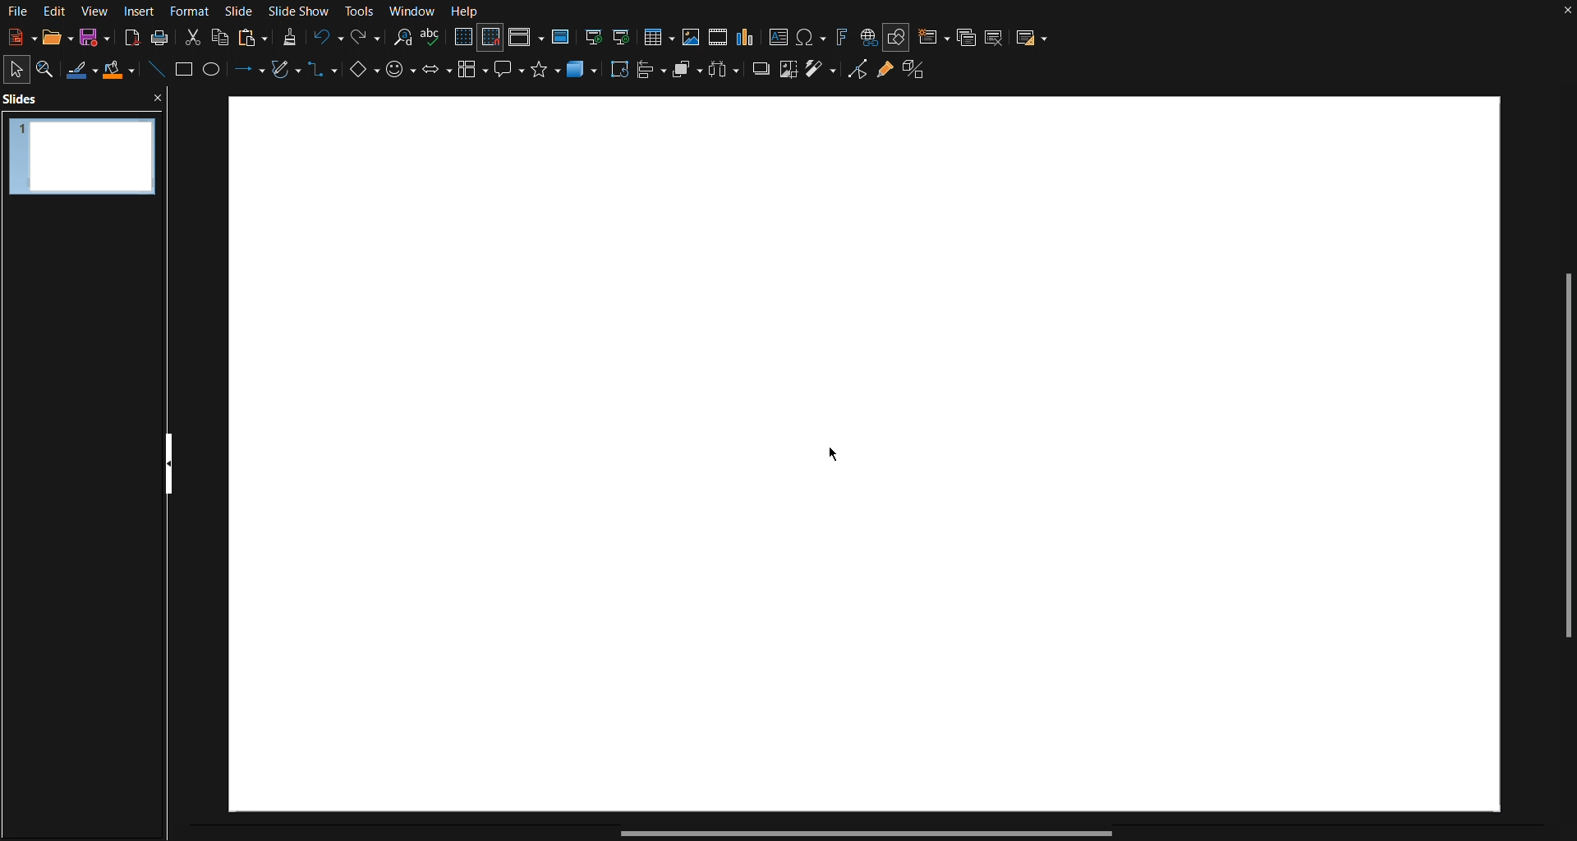  What do you see at coordinates (159, 97) in the screenshot?
I see `close` at bounding box center [159, 97].